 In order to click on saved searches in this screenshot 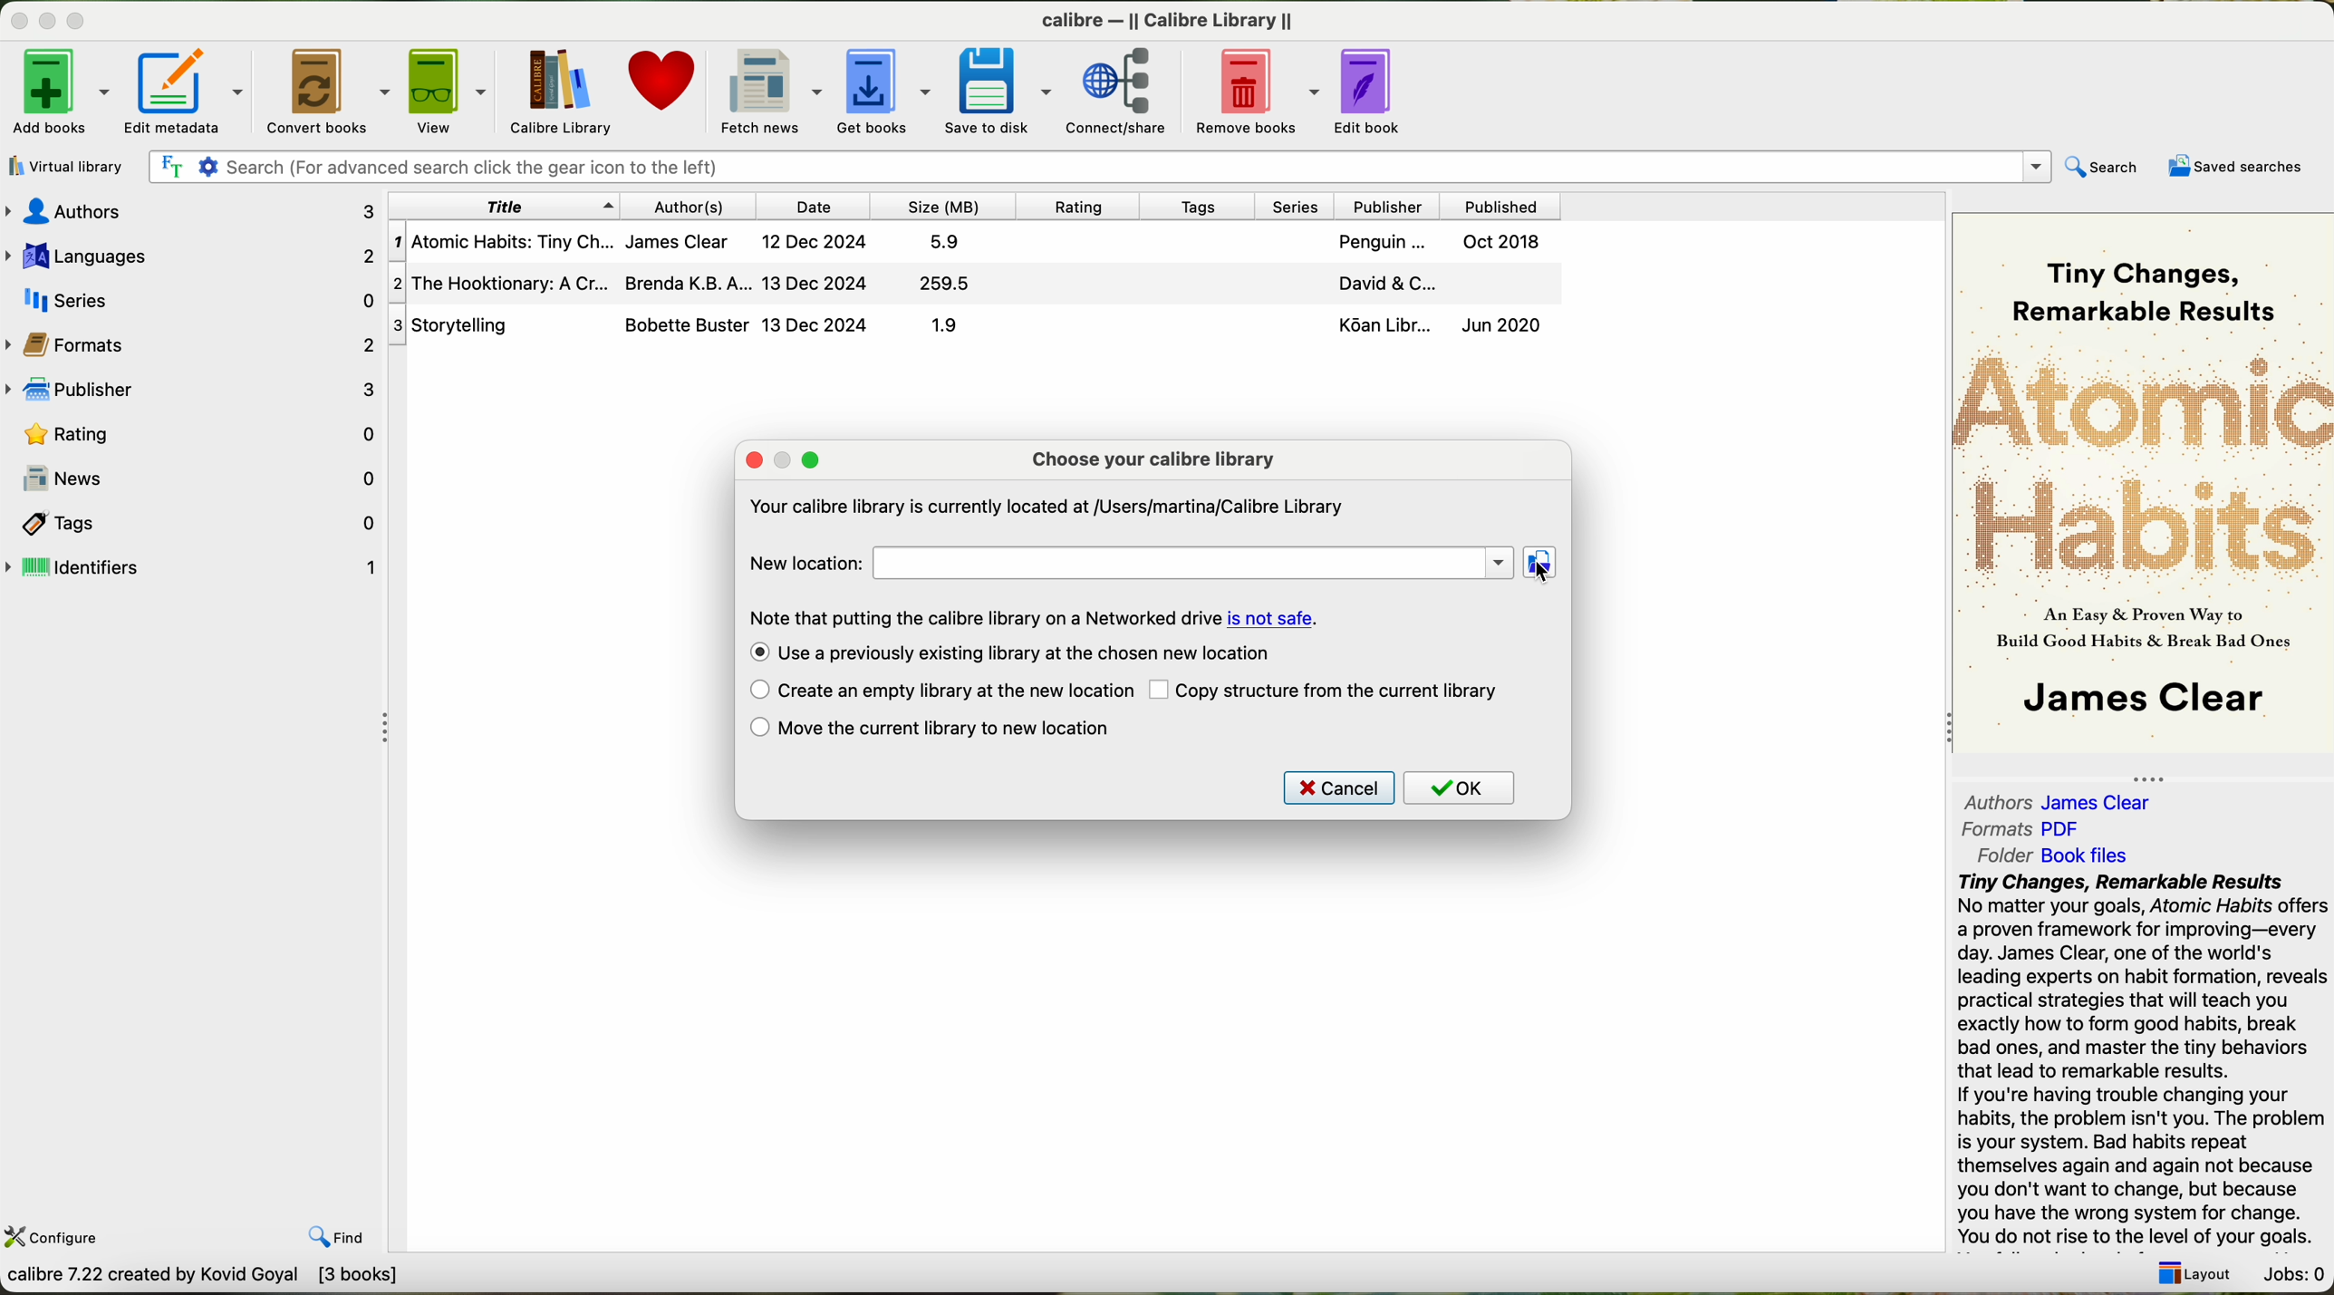, I will do `click(2232, 167)`.